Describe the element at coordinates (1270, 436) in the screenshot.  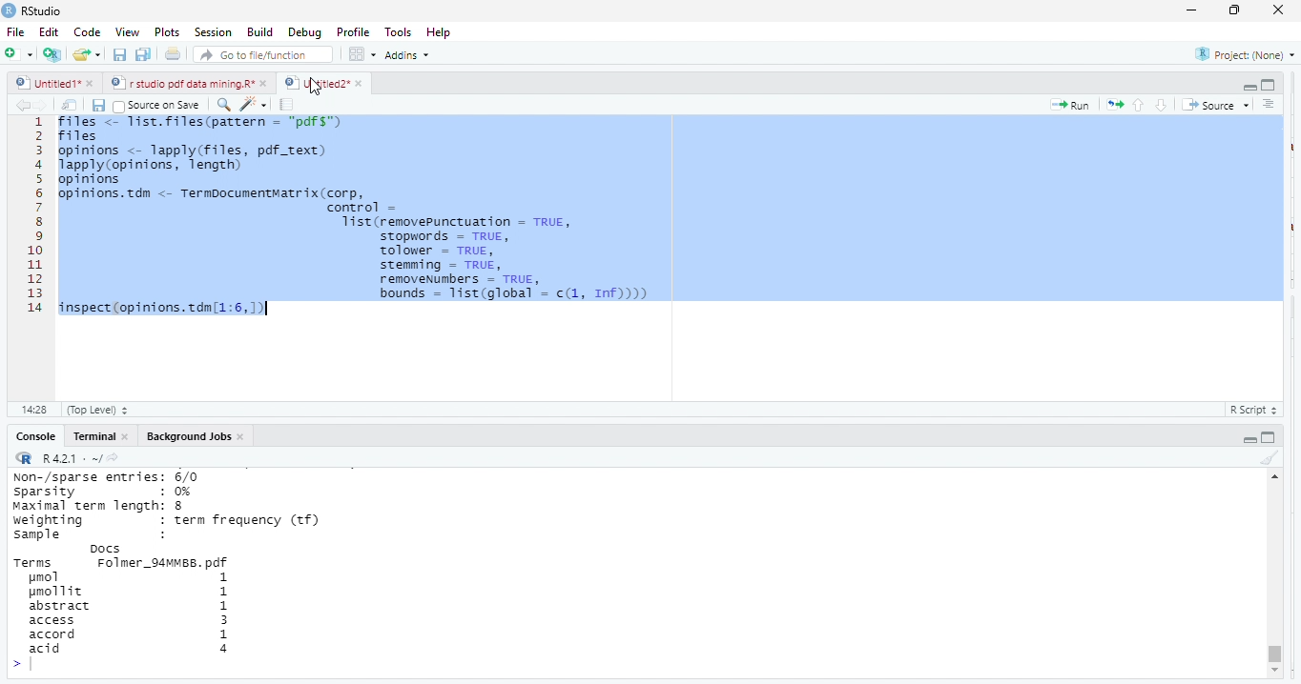
I see `hide console` at that location.